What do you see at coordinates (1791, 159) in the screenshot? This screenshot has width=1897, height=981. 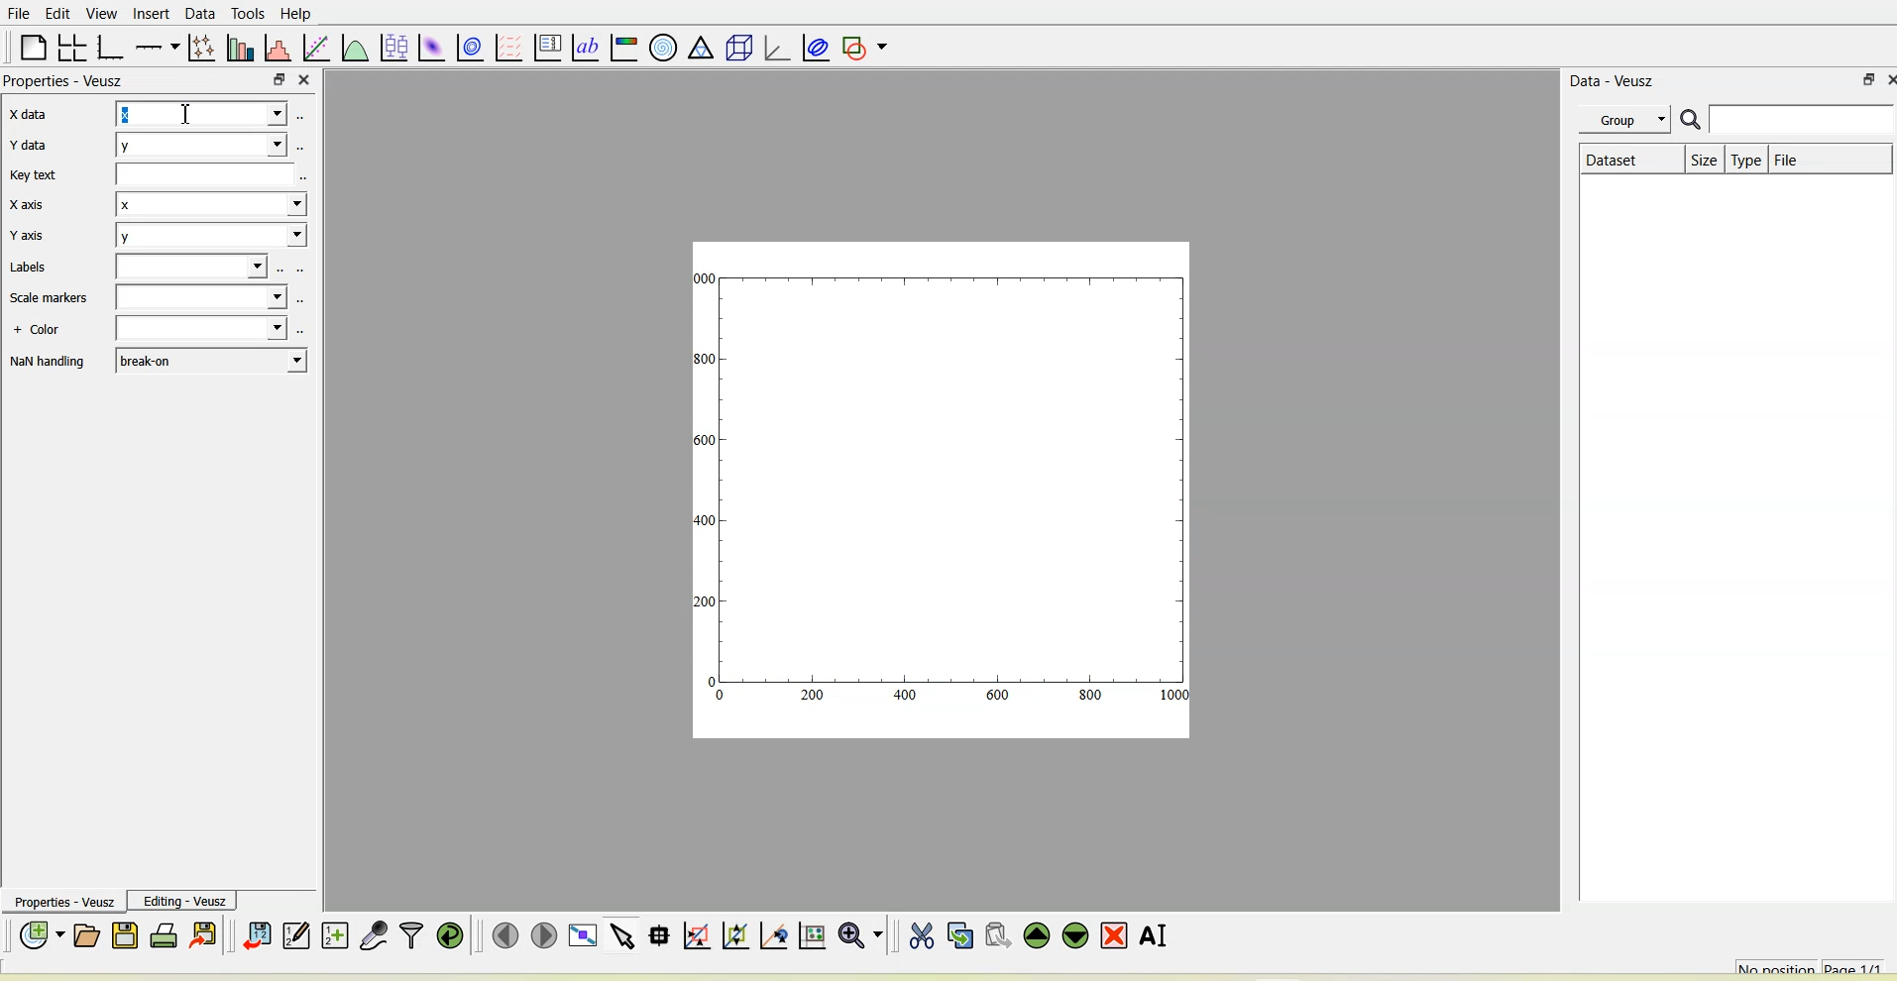 I see `File` at bounding box center [1791, 159].